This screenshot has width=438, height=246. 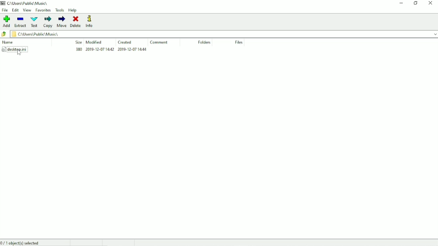 What do you see at coordinates (126, 42) in the screenshot?
I see `Created` at bounding box center [126, 42].